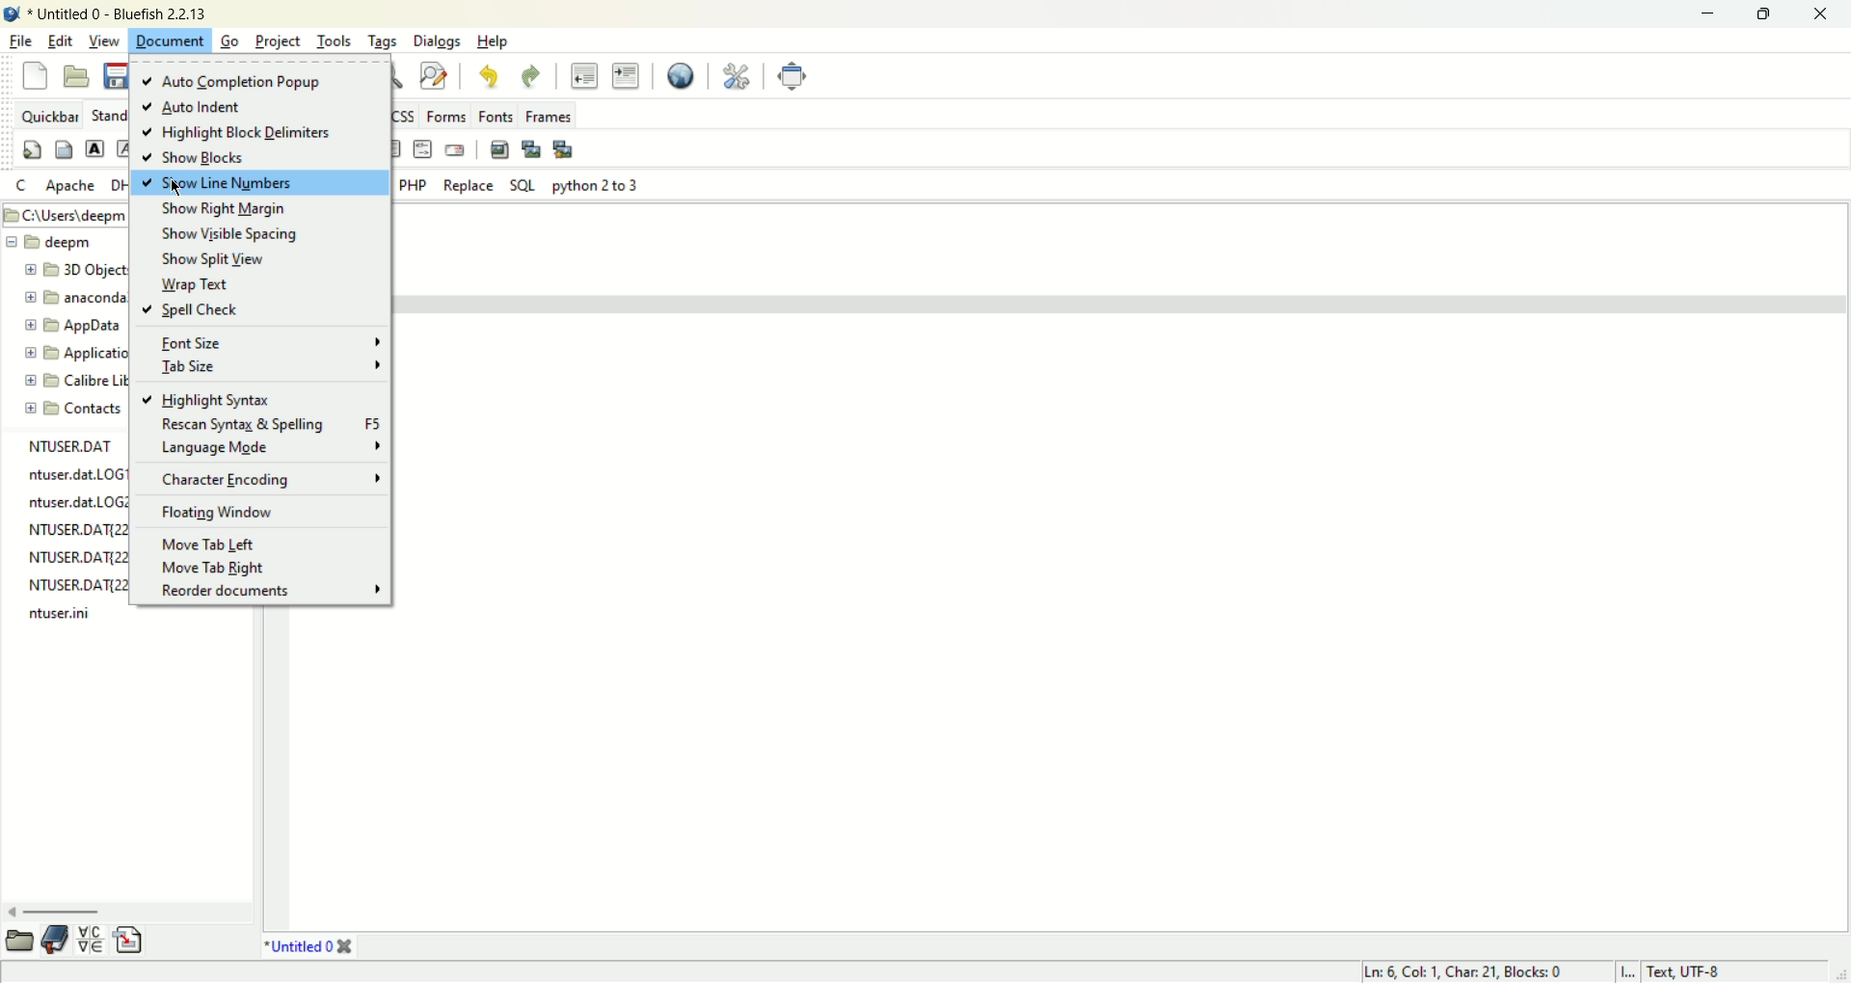 The height and width of the screenshot is (983, 1851). What do you see at coordinates (494, 78) in the screenshot?
I see `undo` at bounding box center [494, 78].